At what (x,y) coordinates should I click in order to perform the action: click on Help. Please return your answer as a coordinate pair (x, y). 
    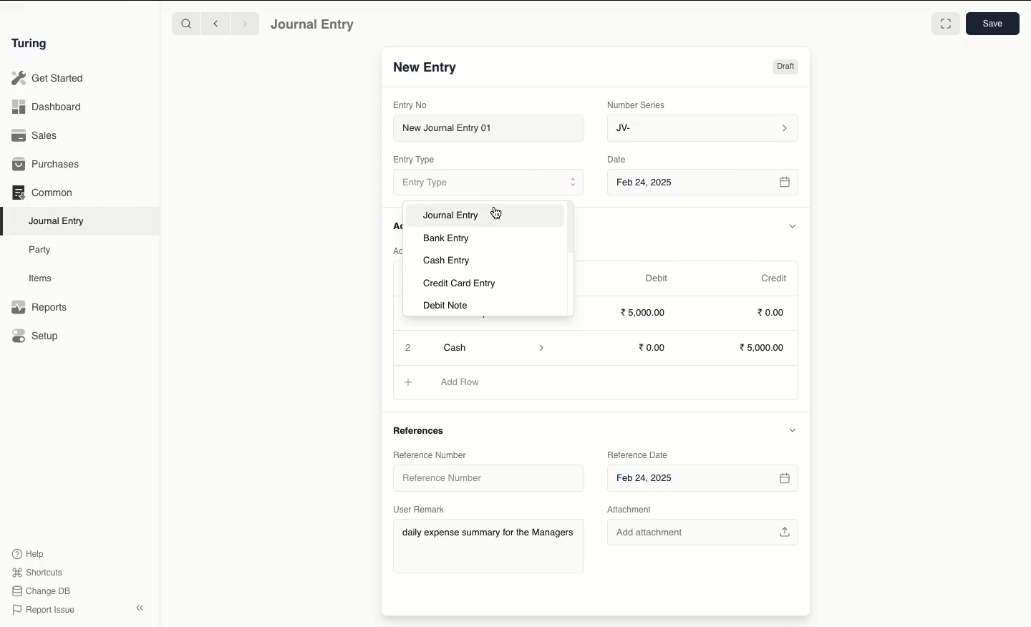
    Looking at the image, I should click on (29, 554).